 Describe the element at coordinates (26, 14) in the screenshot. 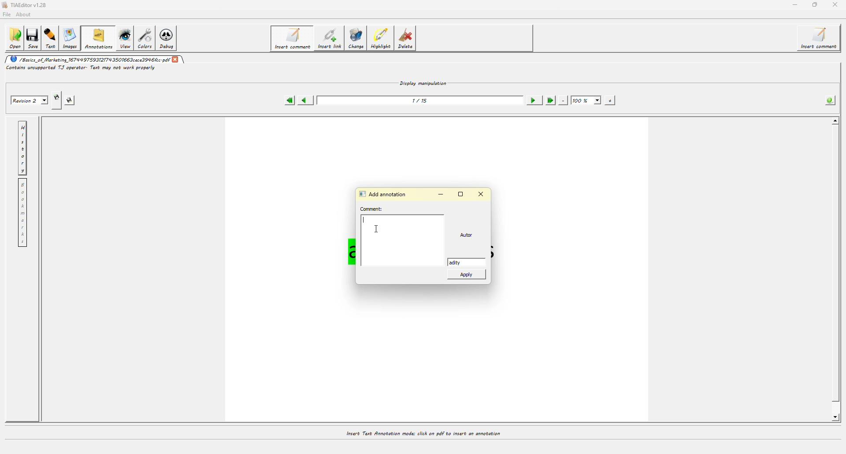

I see `about` at that location.